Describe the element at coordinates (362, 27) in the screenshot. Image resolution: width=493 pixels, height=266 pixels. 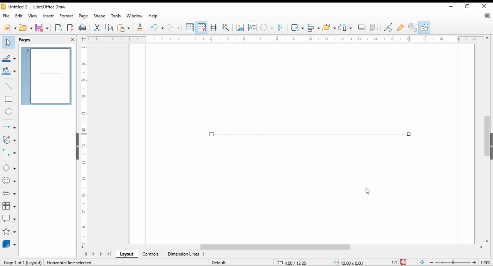
I see `shadow` at that location.